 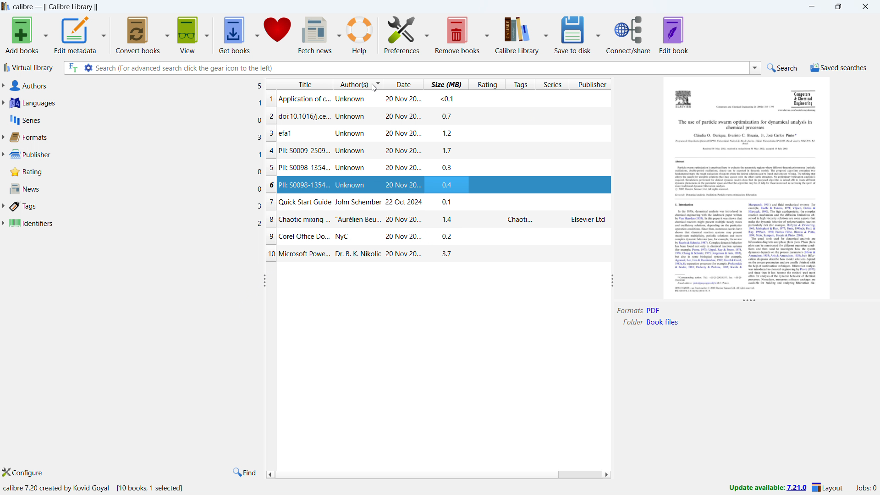 I want to click on rating, so click(x=135, y=172).